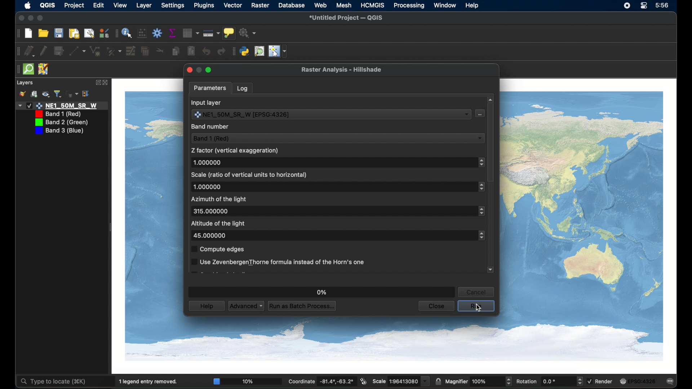 The image size is (692, 389). I want to click on open field calculator, so click(142, 33).